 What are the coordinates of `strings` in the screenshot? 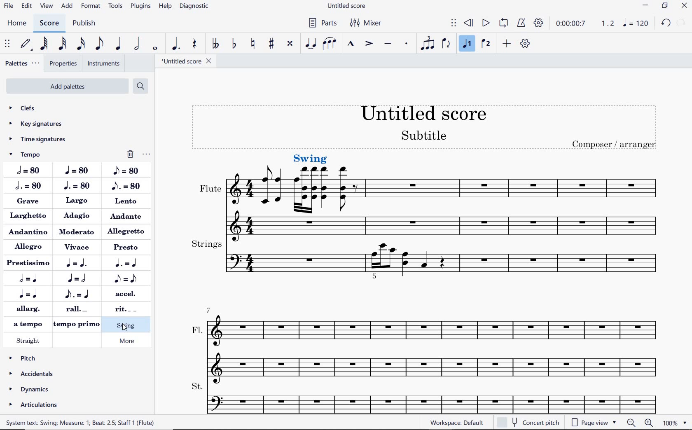 It's located at (432, 261).